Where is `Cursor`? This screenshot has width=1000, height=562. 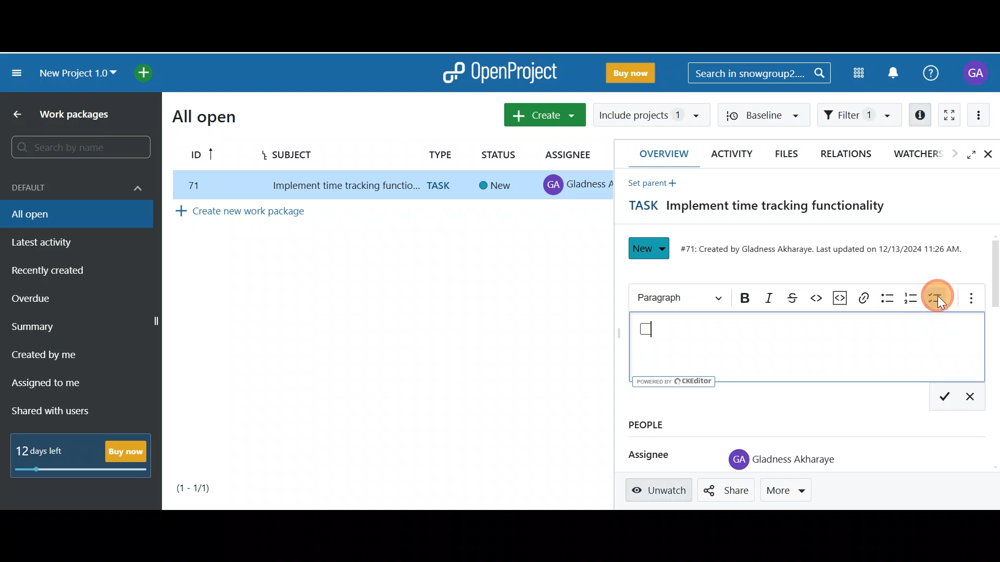
Cursor is located at coordinates (938, 303).